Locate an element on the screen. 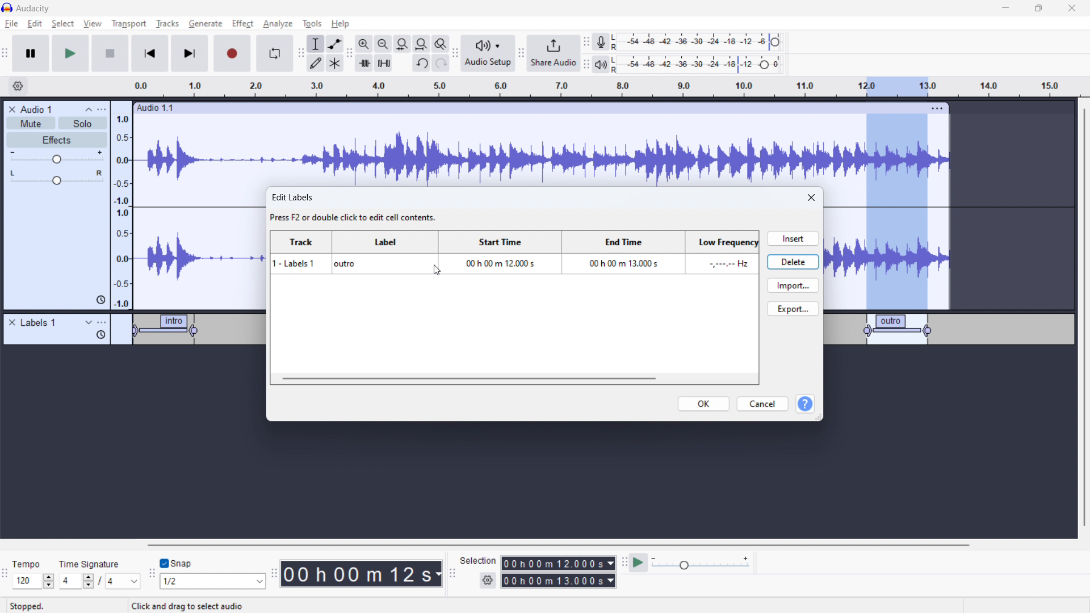 The image size is (1090, 613). toggle snap is located at coordinates (177, 564).